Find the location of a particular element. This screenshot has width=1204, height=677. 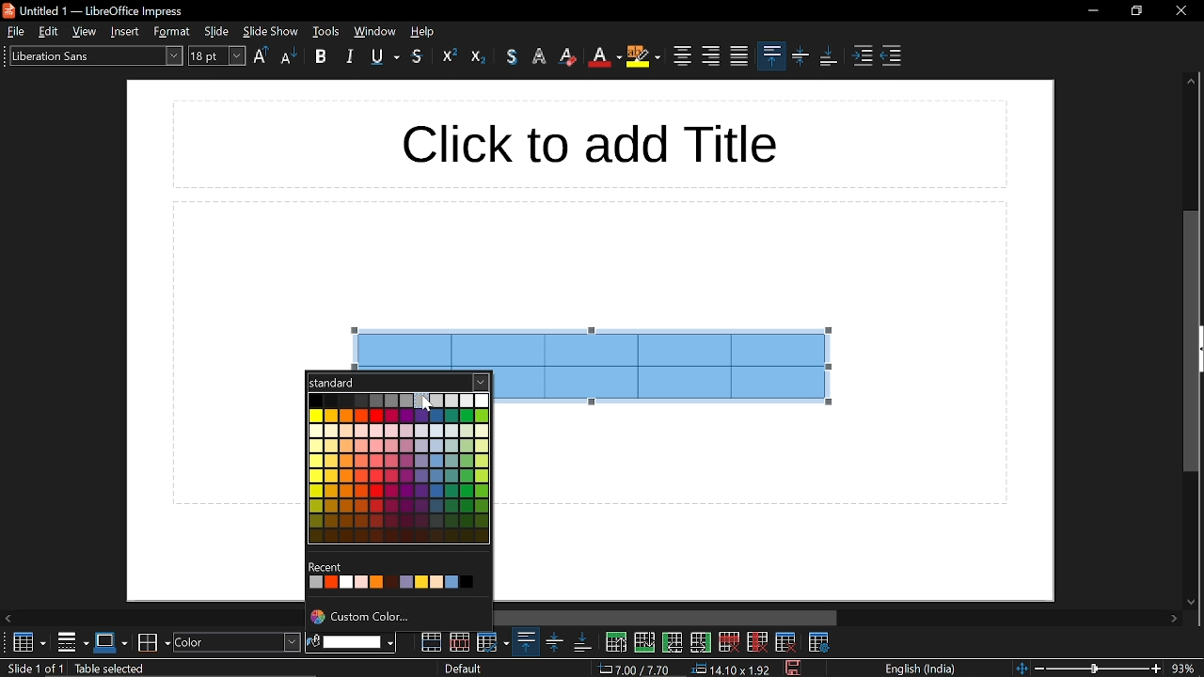

align bottom is located at coordinates (579, 642).